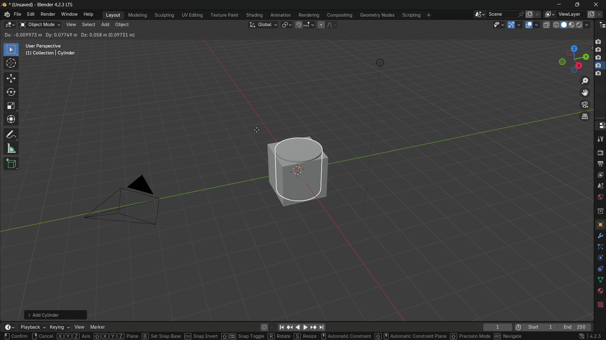 The height and width of the screenshot is (340, 606). What do you see at coordinates (193, 15) in the screenshot?
I see `uv editing menu` at bounding box center [193, 15].